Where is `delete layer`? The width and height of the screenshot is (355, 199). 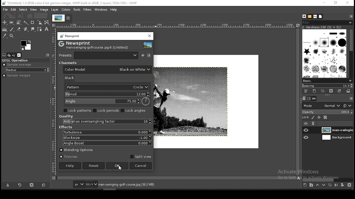
delete layer is located at coordinates (351, 185).